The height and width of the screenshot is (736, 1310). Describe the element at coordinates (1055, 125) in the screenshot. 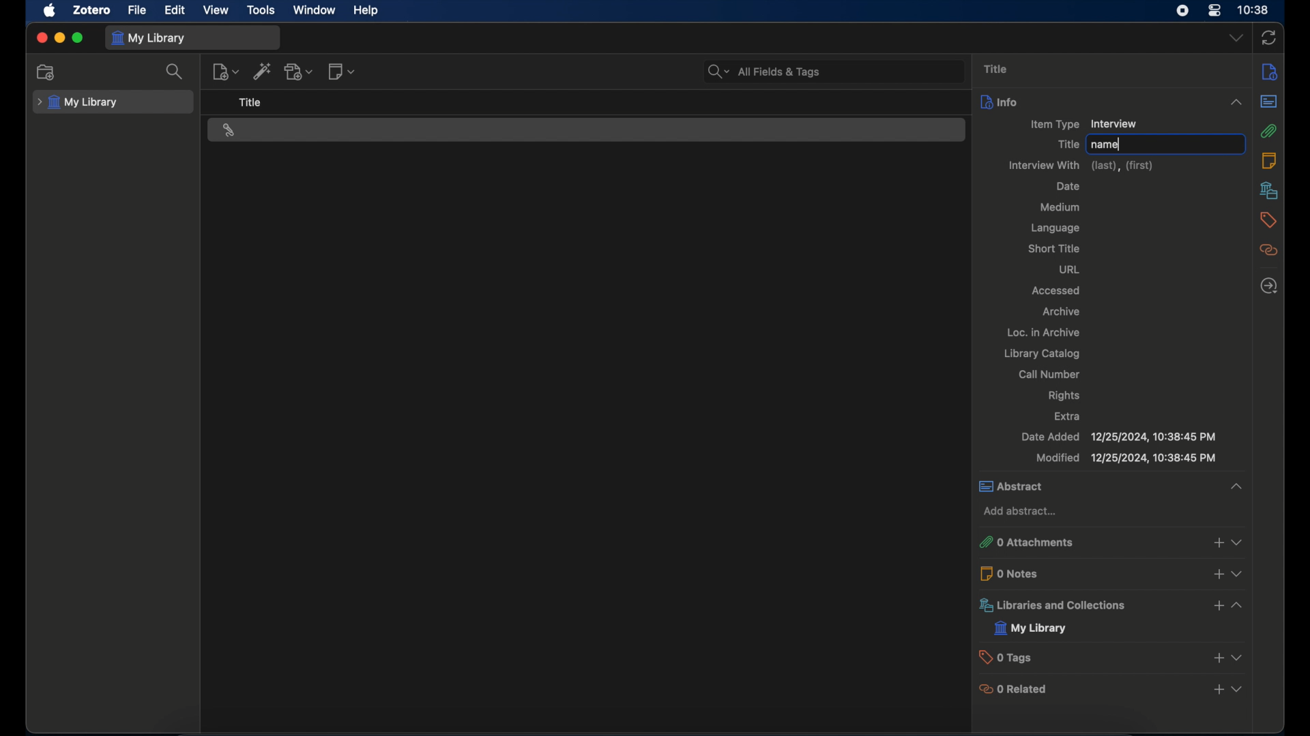

I see `item type` at that location.